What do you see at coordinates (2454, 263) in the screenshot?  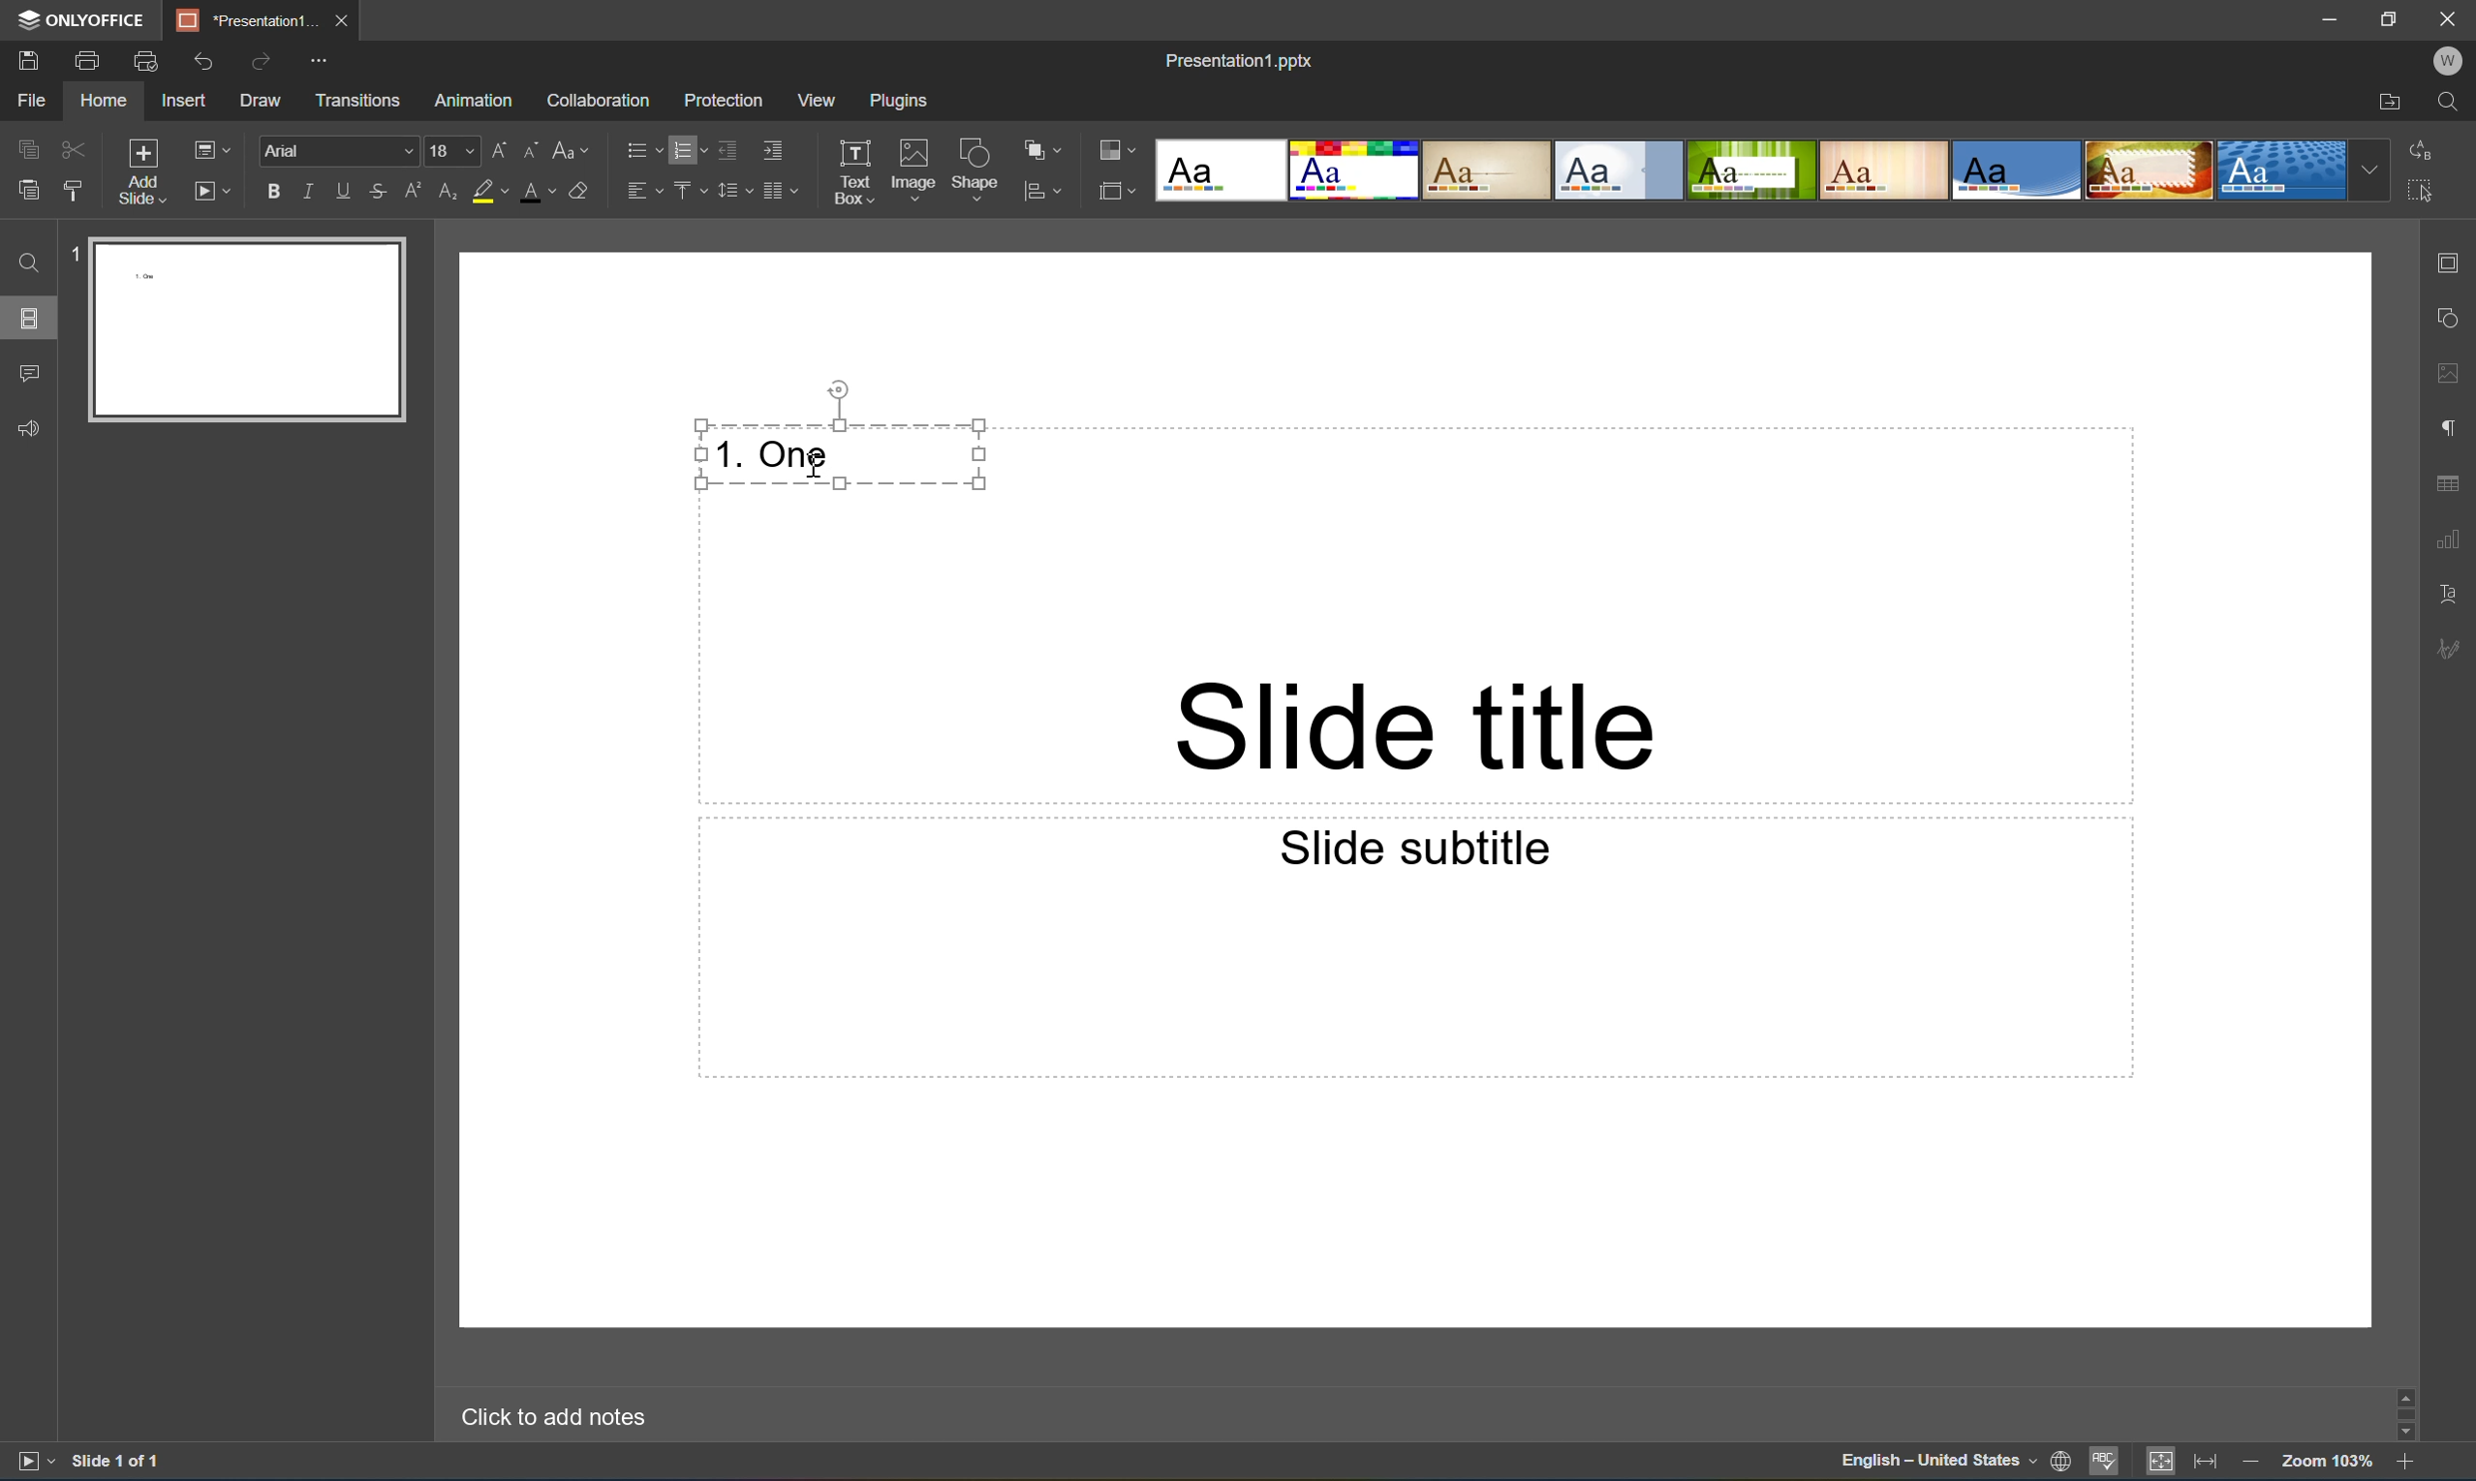 I see `Slide settings` at bounding box center [2454, 263].